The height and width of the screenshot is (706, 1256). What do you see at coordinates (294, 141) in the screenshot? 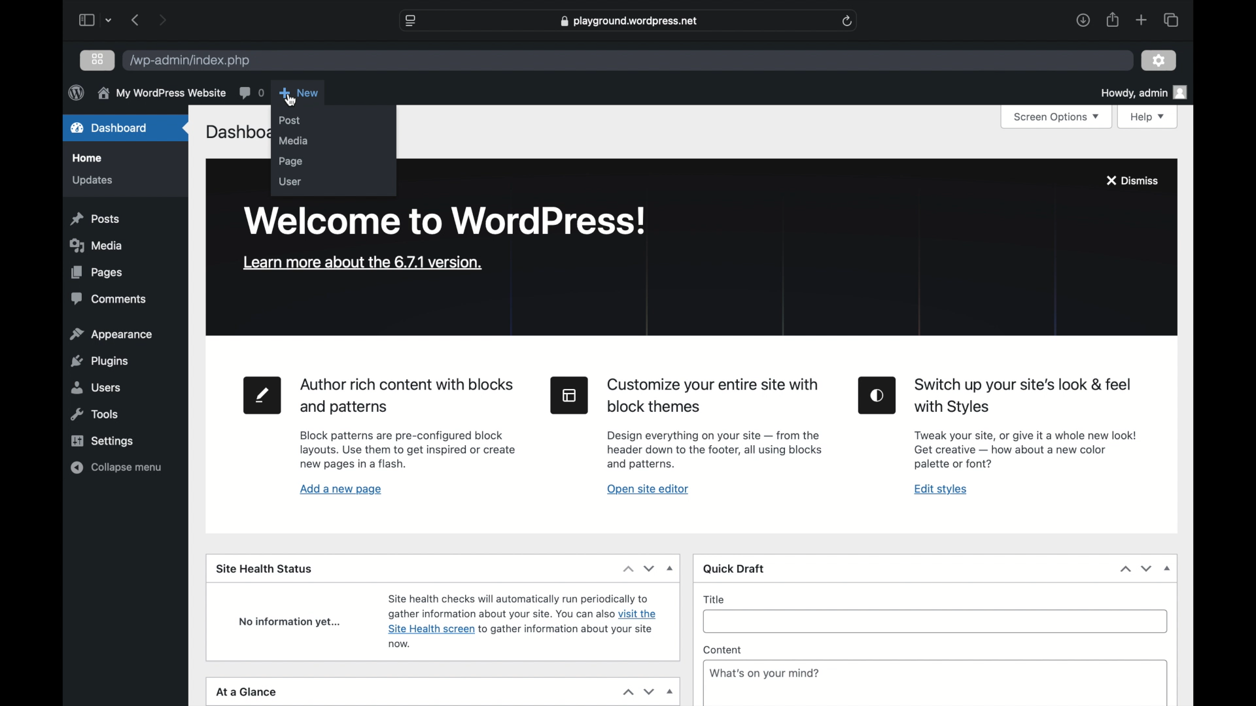
I see `media` at bounding box center [294, 141].